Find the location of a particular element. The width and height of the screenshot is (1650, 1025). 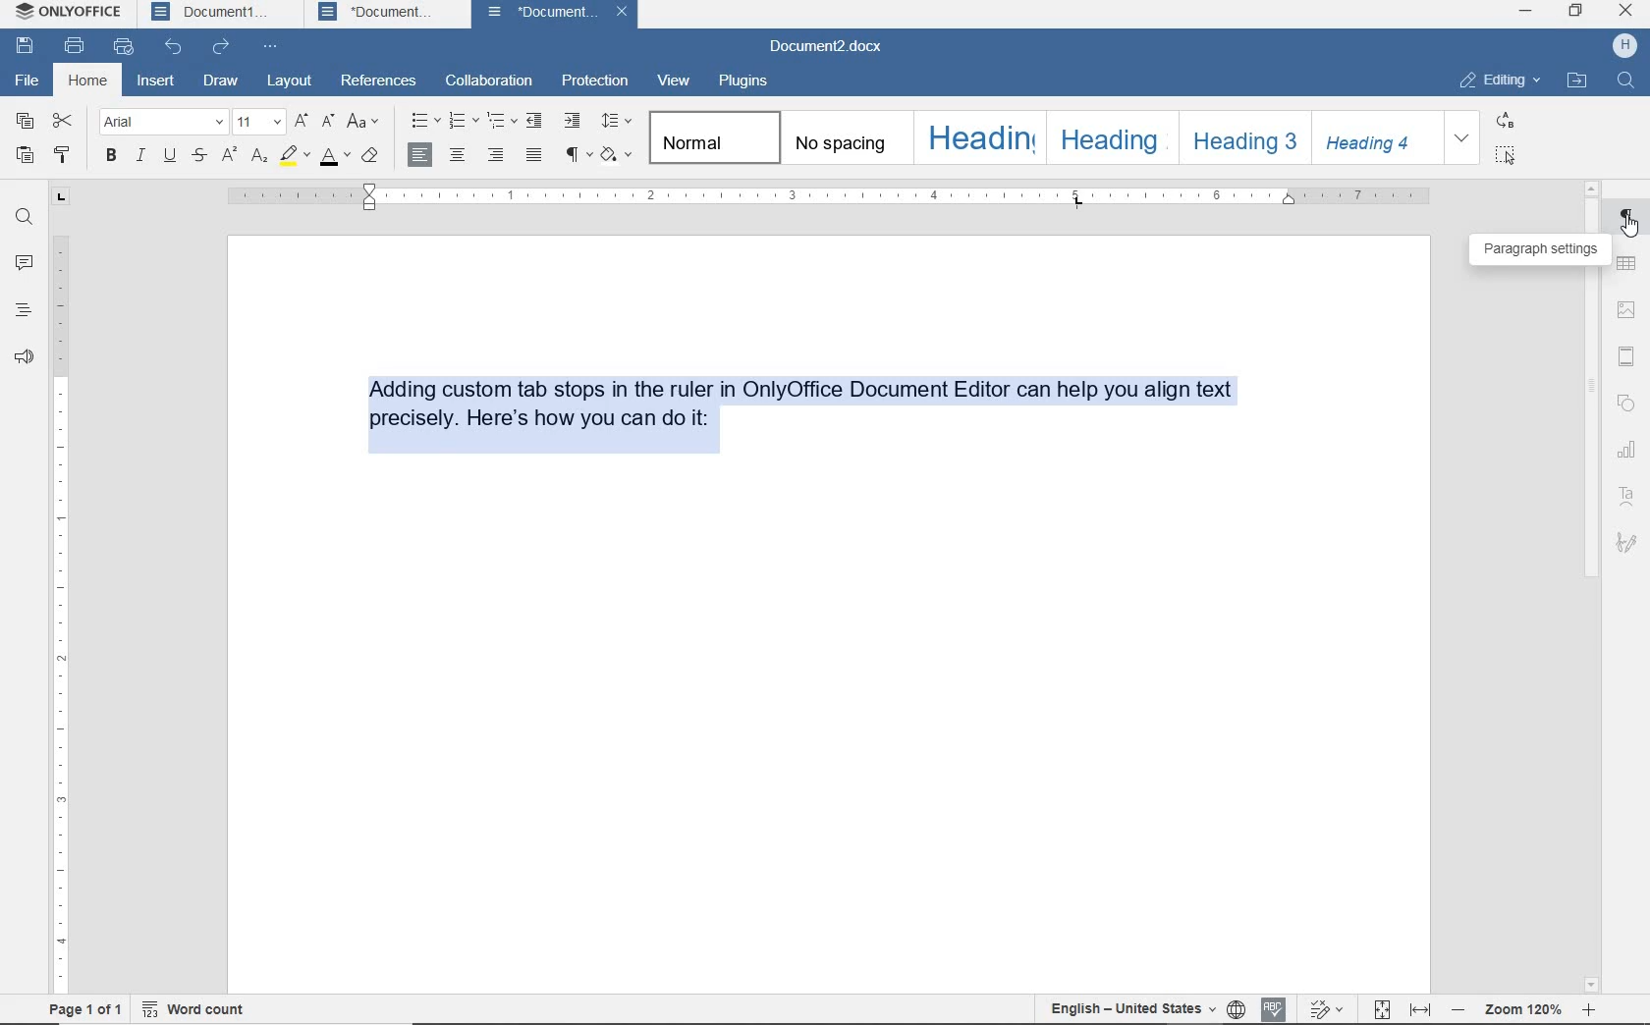

chart is located at coordinates (1628, 445).